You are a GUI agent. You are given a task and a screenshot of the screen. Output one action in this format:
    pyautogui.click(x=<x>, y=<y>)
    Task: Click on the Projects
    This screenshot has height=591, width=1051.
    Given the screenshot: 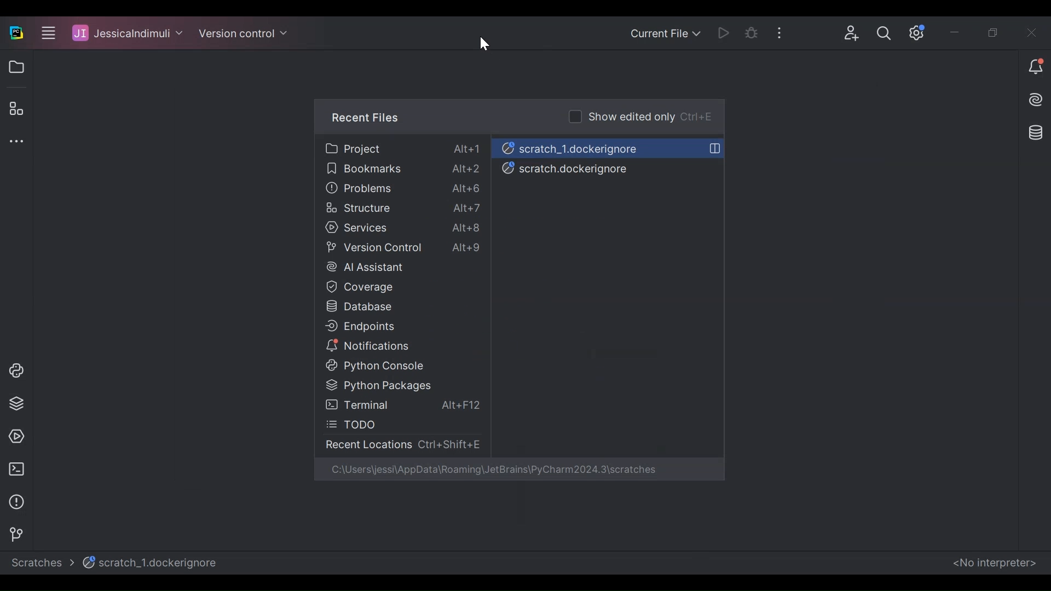 What is the action you would take?
    pyautogui.click(x=405, y=148)
    